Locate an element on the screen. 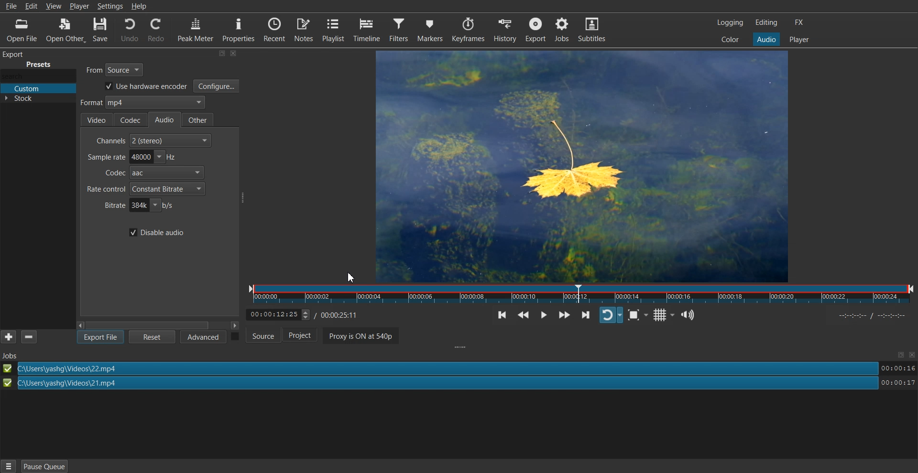  Bitrate is located at coordinates (139, 205).